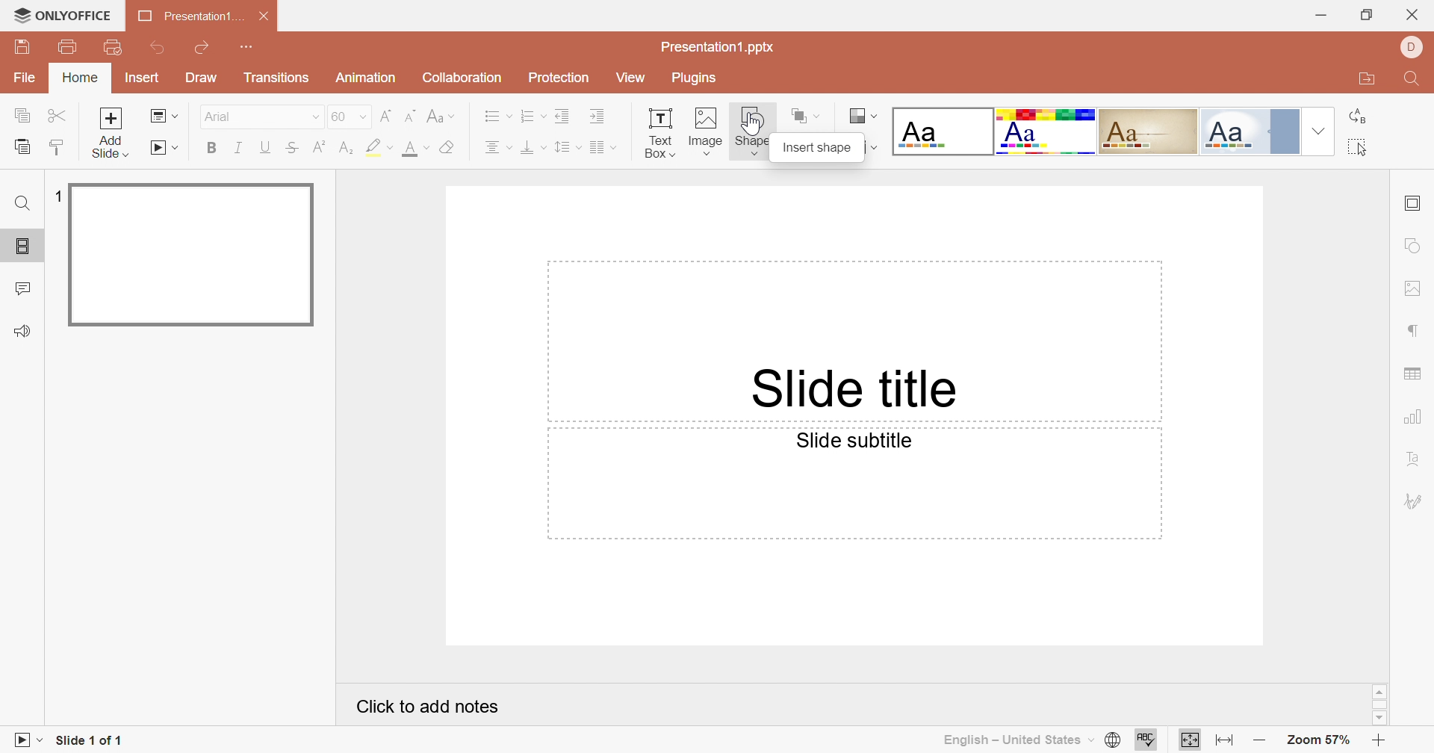 This screenshot has width=1434, height=753. What do you see at coordinates (1259, 741) in the screenshot?
I see `Zoom out` at bounding box center [1259, 741].